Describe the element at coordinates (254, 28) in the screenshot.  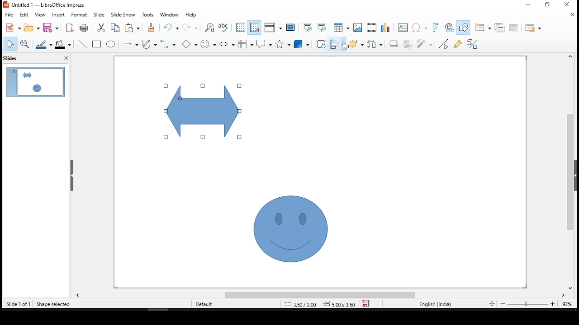
I see `snap to grid` at that location.